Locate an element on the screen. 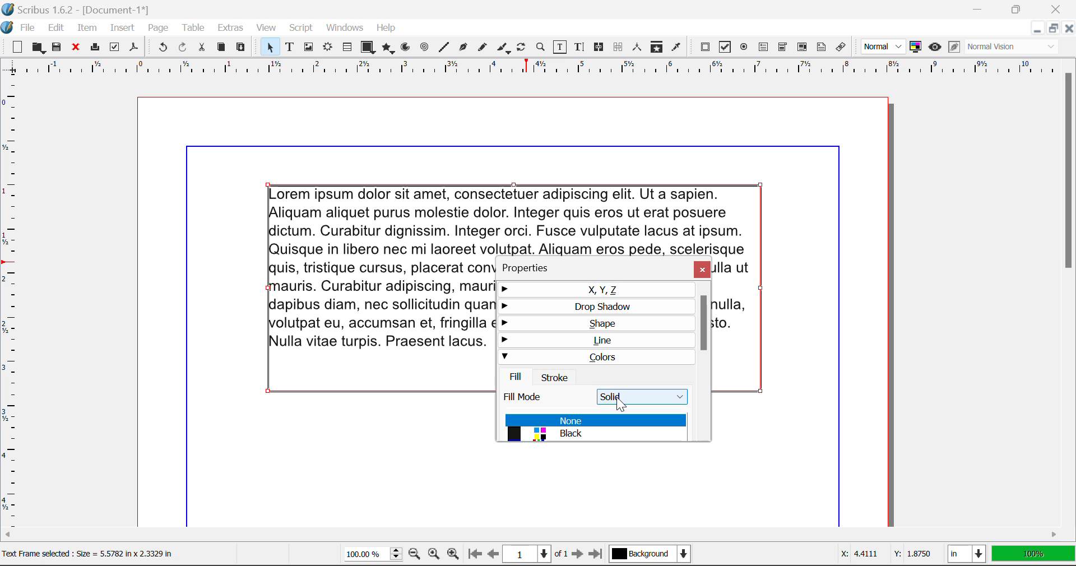 The height and width of the screenshot is (566, 1076). Fill Mode is located at coordinates (596, 397).